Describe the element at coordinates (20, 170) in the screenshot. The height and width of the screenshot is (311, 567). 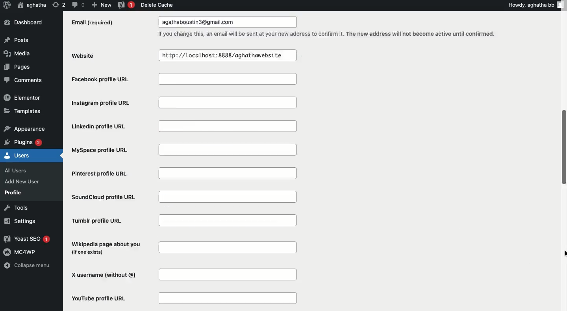
I see `All Users` at that location.